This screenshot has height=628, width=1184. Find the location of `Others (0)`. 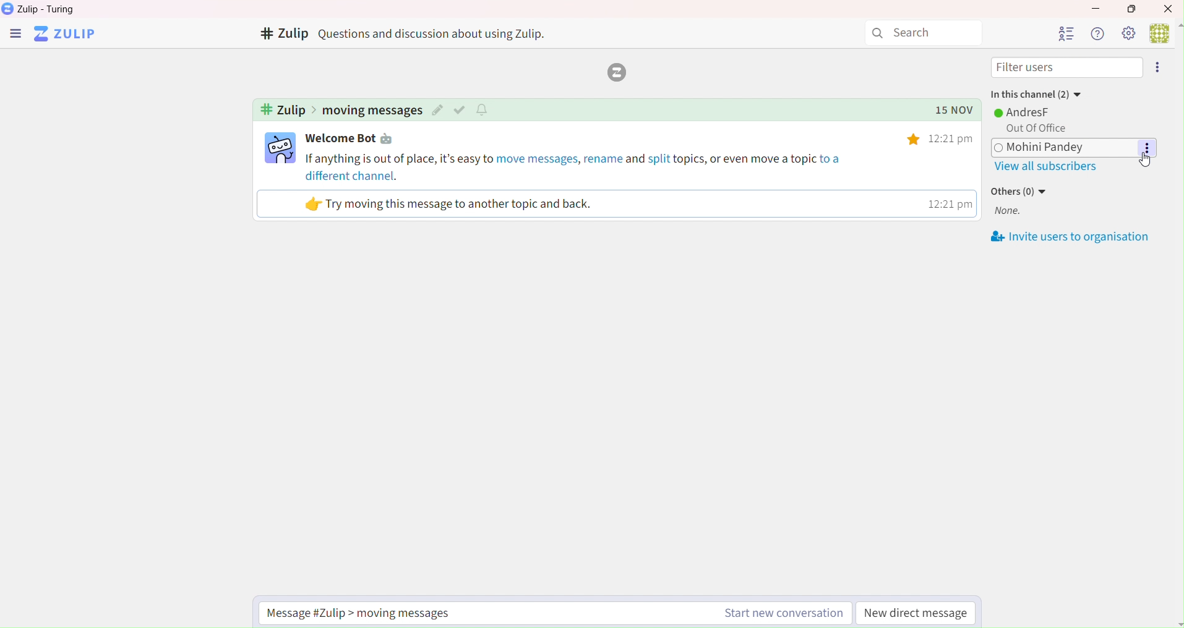

Others (0) is located at coordinates (1021, 191).